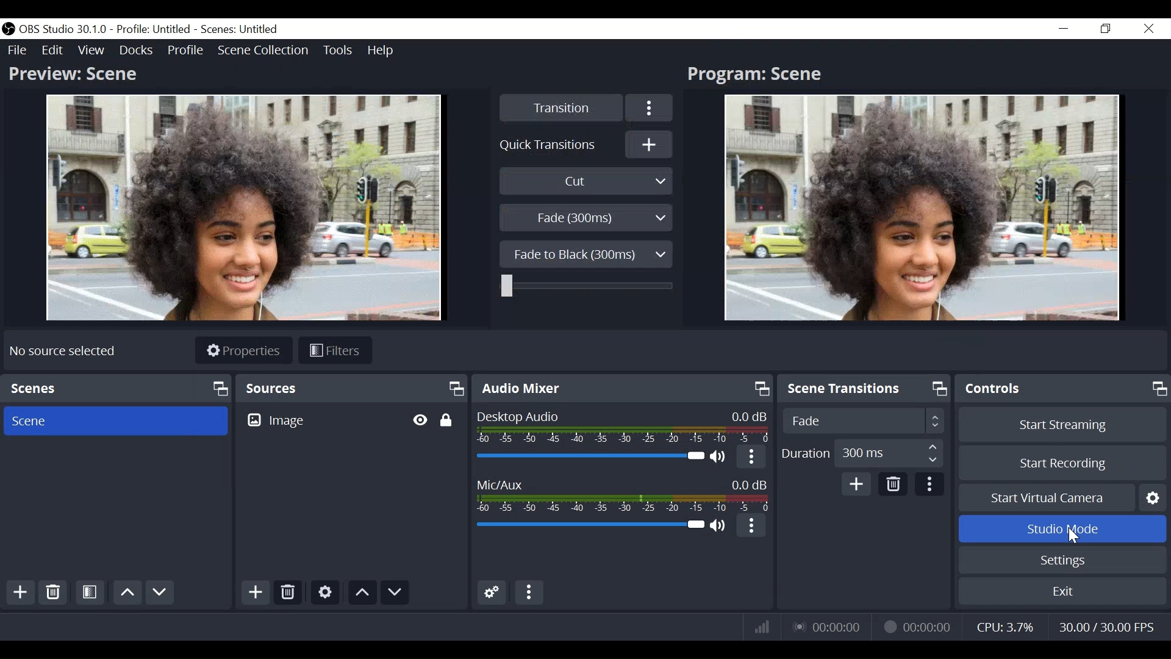 Image resolution: width=1171 pixels, height=659 pixels. What do you see at coordinates (352, 389) in the screenshot?
I see `Sources` at bounding box center [352, 389].